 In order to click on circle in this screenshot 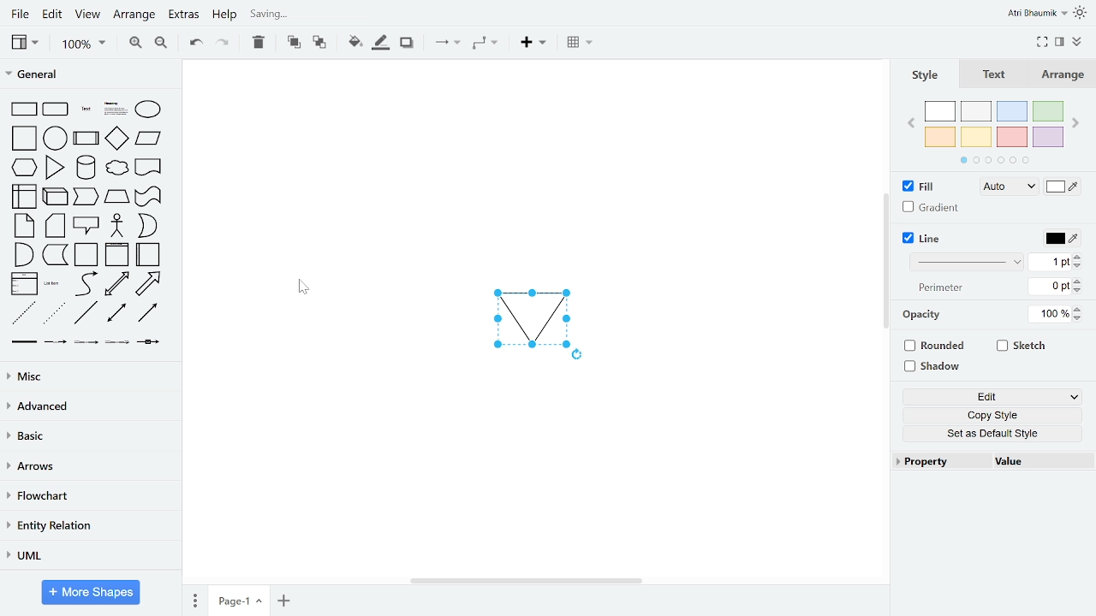, I will do `click(56, 138)`.